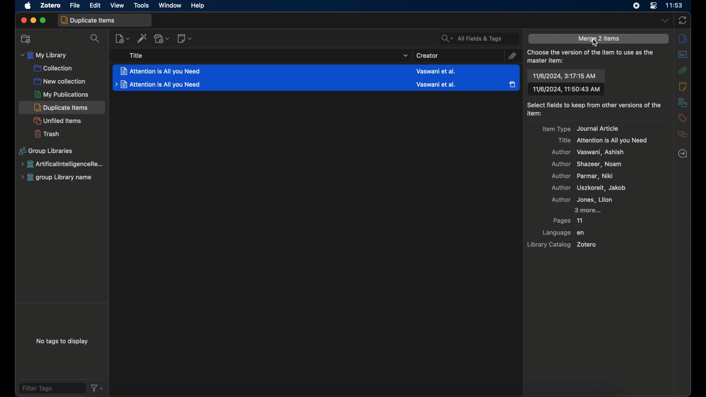 Image resolution: width=706 pixels, height=397 pixels. What do you see at coordinates (590, 57) in the screenshot?
I see `choose the version of theater house as the master item` at bounding box center [590, 57].